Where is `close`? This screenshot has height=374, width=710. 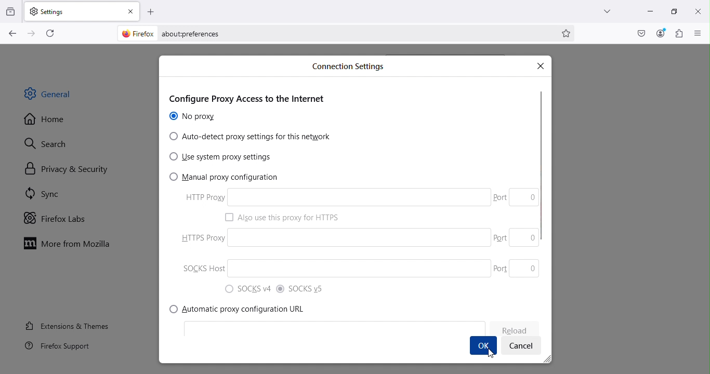 close is located at coordinates (131, 10).